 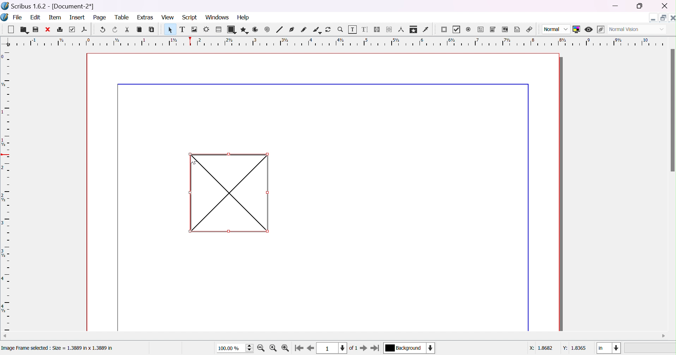 What do you see at coordinates (590, 30) in the screenshot?
I see `preview mode` at bounding box center [590, 30].